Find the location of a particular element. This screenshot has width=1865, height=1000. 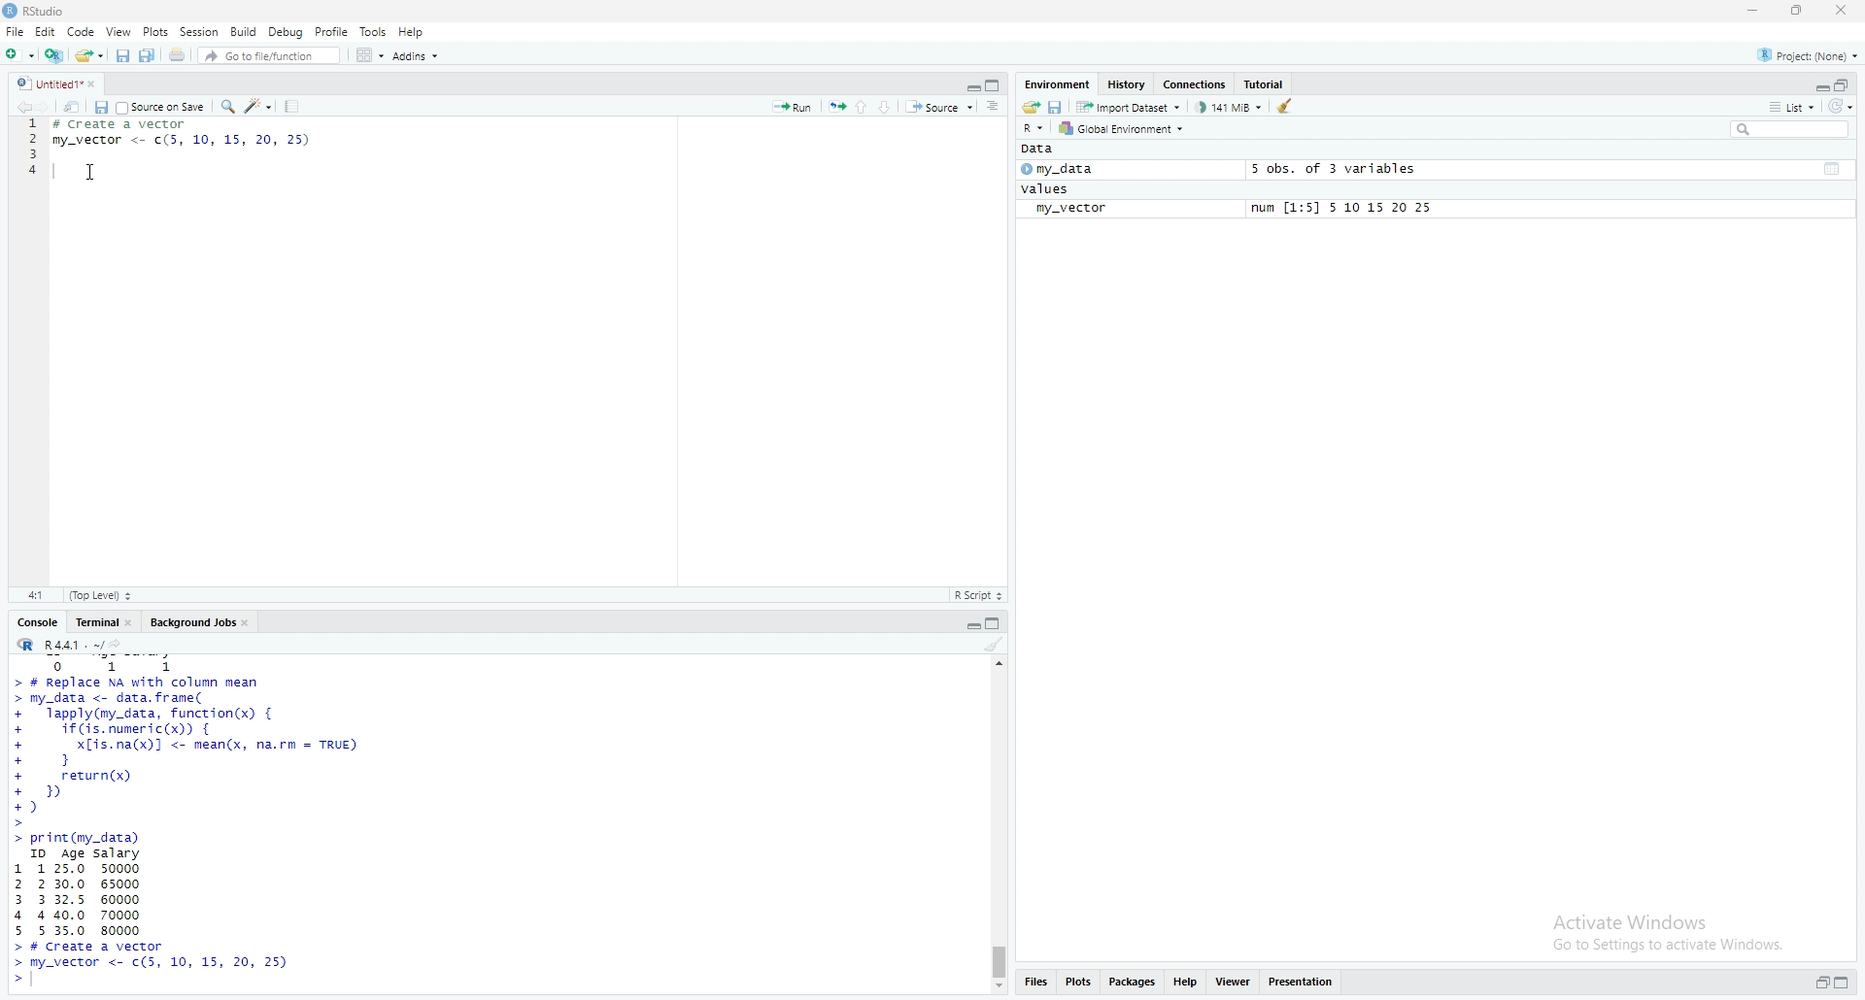

Addins is located at coordinates (417, 57).